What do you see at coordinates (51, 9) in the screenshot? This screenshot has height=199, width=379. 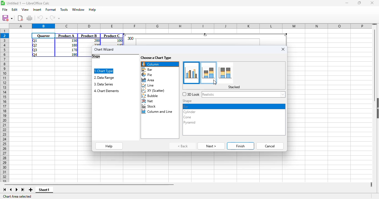 I see `format` at bounding box center [51, 9].